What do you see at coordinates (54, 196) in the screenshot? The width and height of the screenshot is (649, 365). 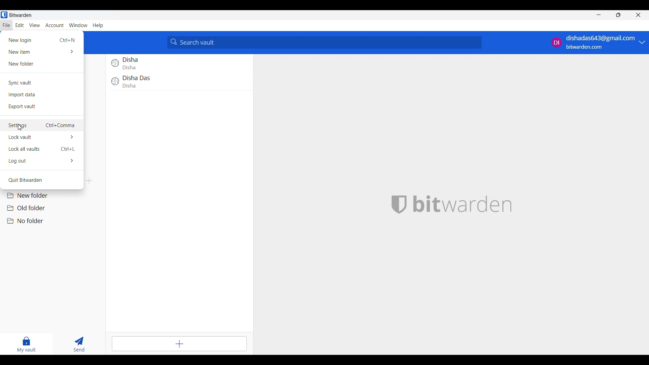 I see `New folder` at bounding box center [54, 196].